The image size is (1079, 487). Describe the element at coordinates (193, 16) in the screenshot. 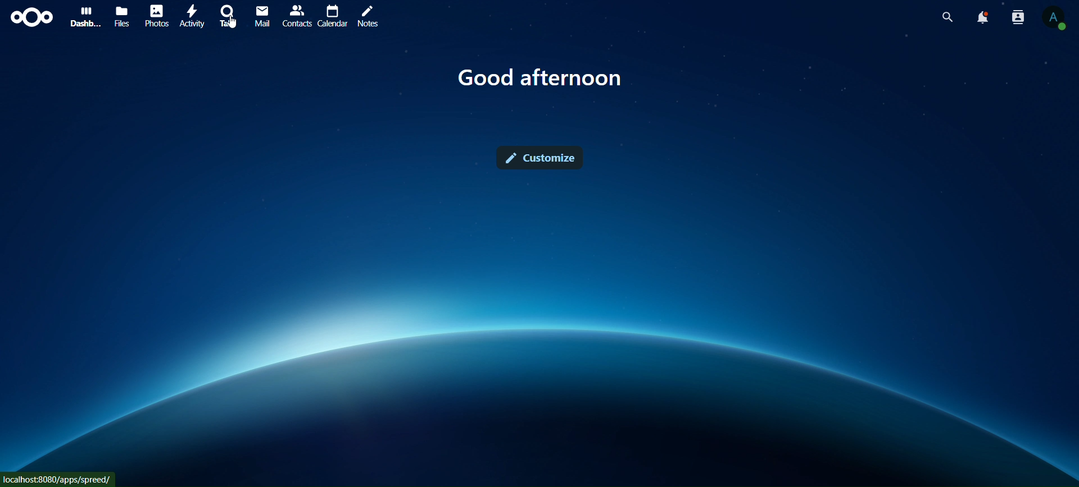

I see `activity` at that location.